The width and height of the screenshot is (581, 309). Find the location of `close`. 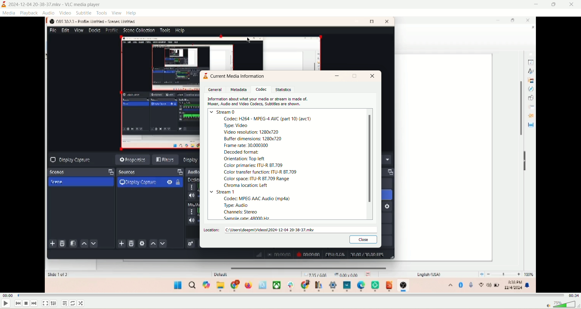

close is located at coordinates (373, 76).